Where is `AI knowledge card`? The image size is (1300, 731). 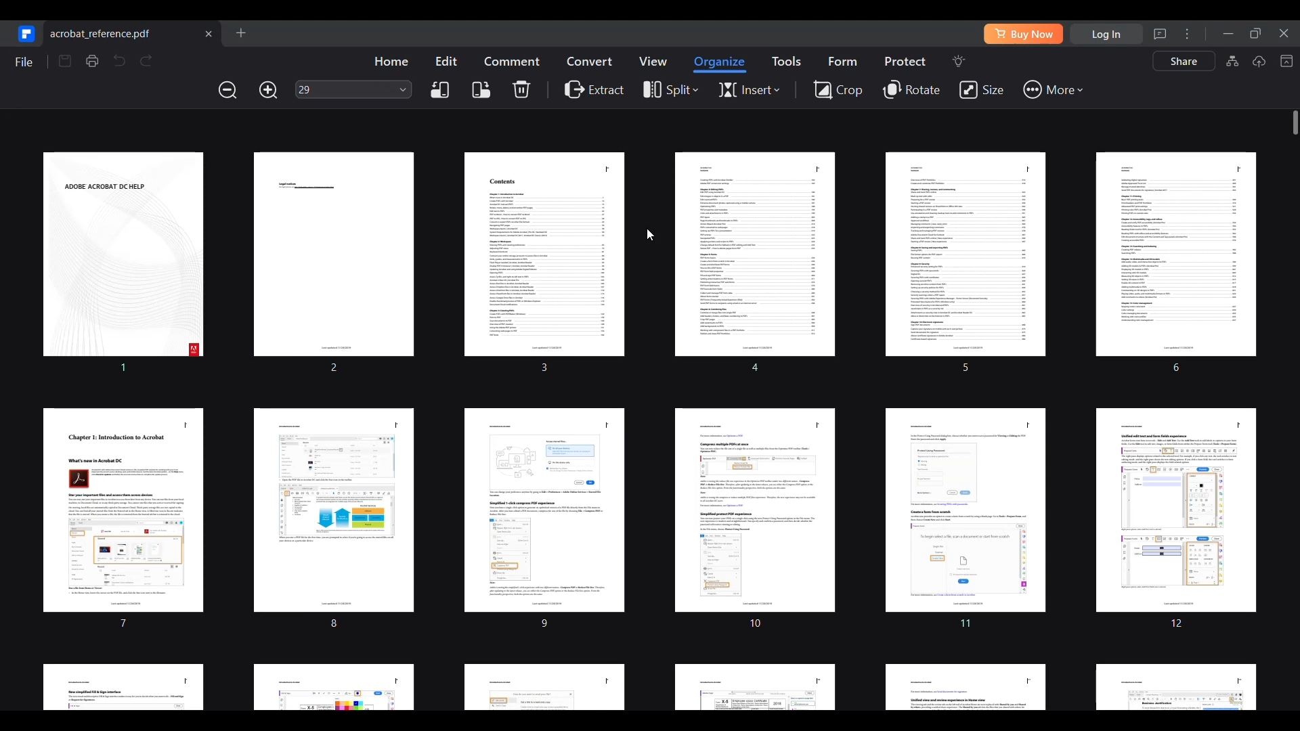 AI knowledge card is located at coordinates (1232, 61).